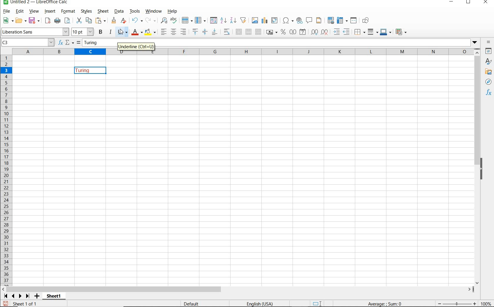 The height and width of the screenshot is (307, 494). What do you see at coordinates (233, 21) in the screenshot?
I see `SORT DESCENDING` at bounding box center [233, 21].